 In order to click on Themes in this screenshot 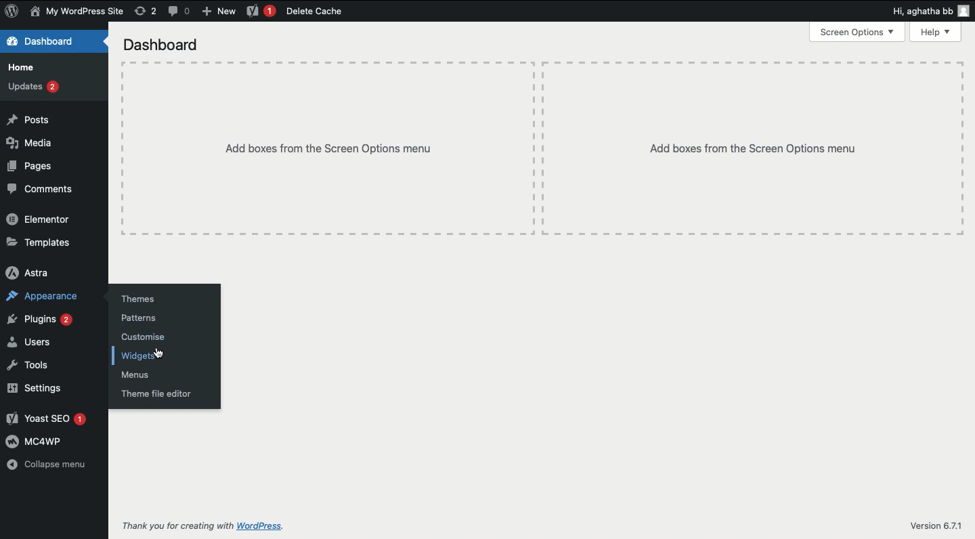, I will do `click(143, 294)`.